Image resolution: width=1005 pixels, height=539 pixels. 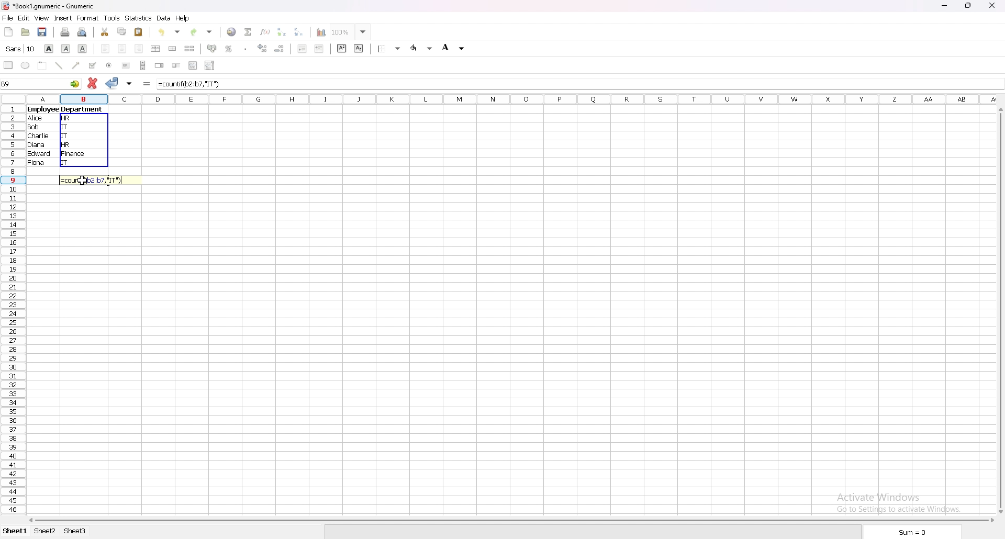 What do you see at coordinates (42, 110) in the screenshot?
I see `employee` at bounding box center [42, 110].